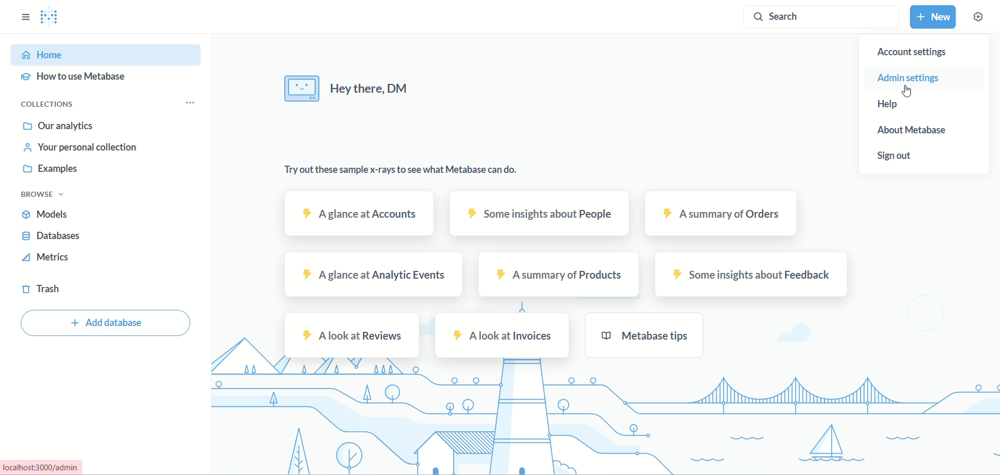  I want to click on text, so click(345, 90).